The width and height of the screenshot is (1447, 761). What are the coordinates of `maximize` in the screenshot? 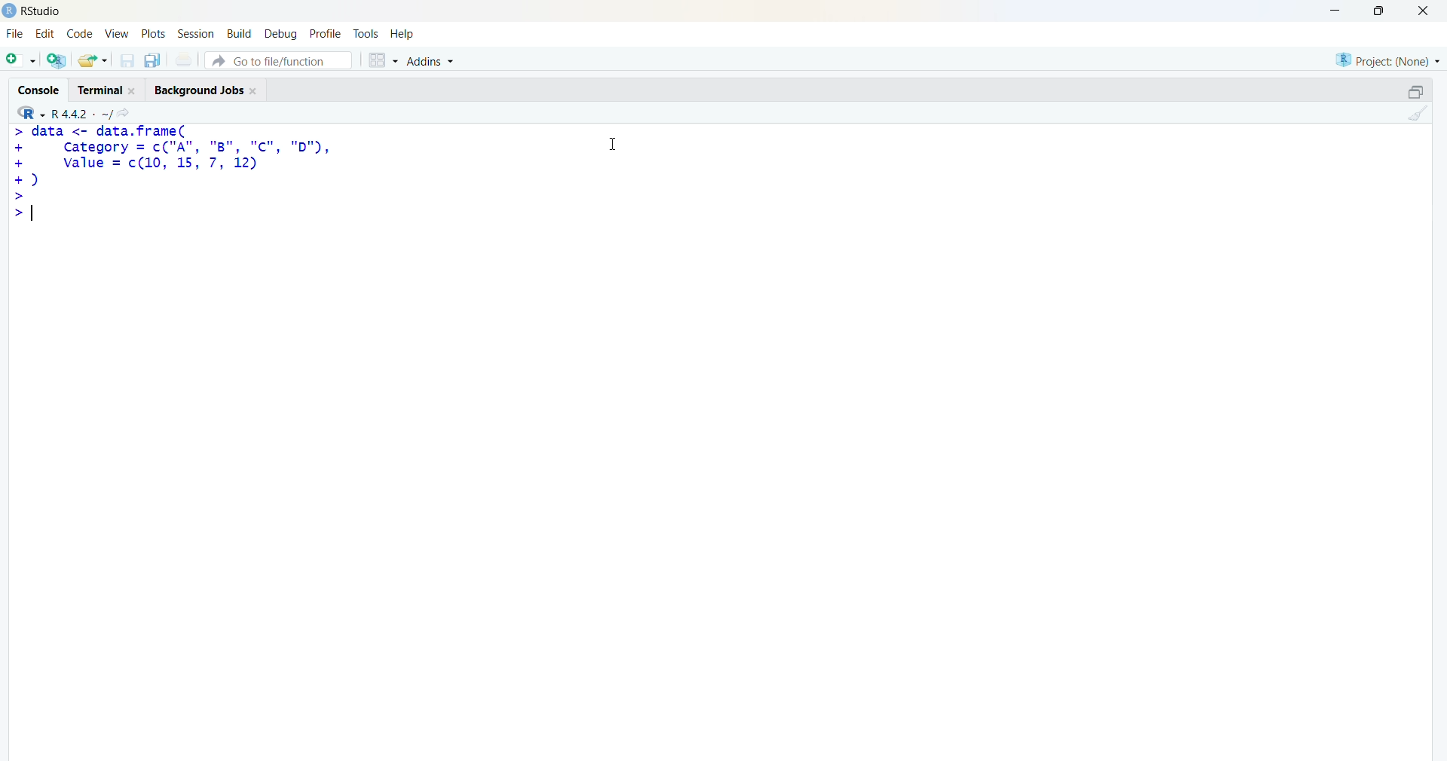 It's located at (1384, 11).